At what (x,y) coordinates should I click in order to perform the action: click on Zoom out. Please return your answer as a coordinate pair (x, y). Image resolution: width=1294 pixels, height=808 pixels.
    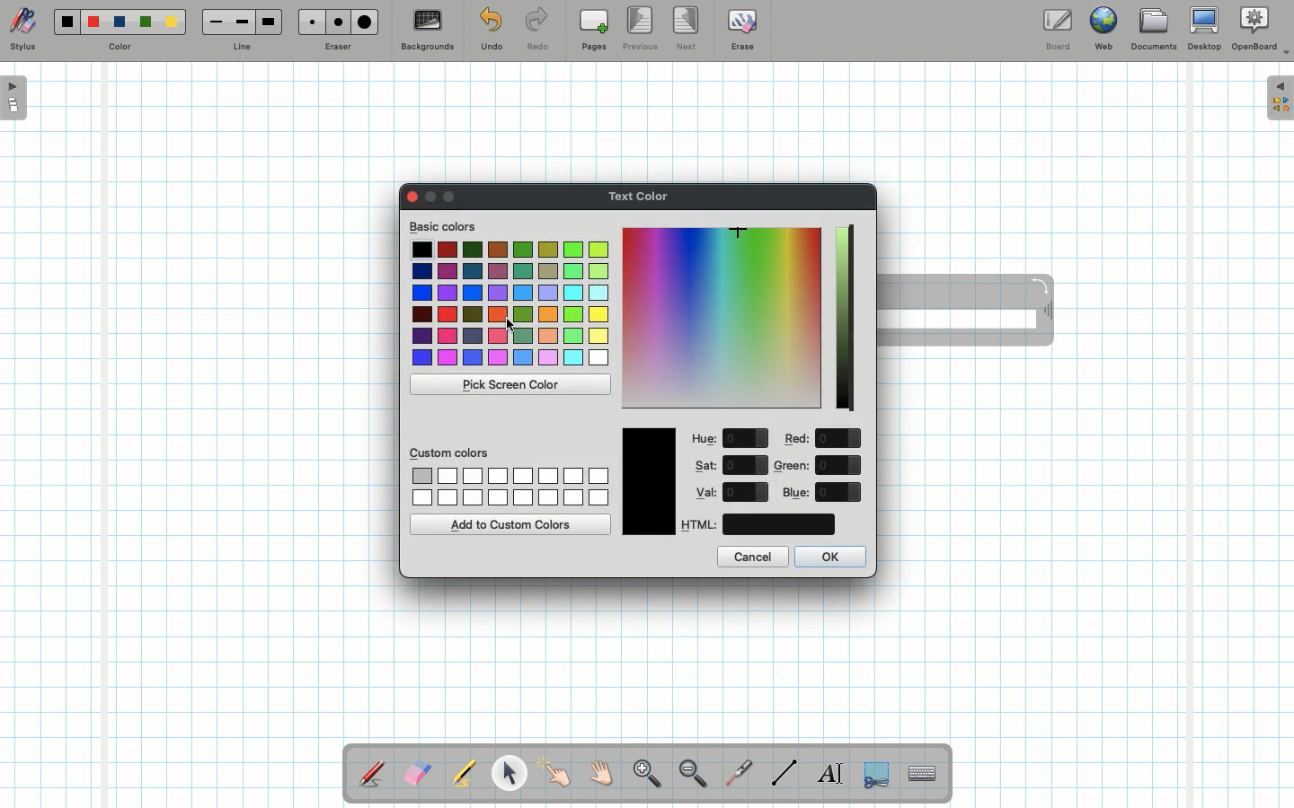
    Looking at the image, I should click on (693, 775).